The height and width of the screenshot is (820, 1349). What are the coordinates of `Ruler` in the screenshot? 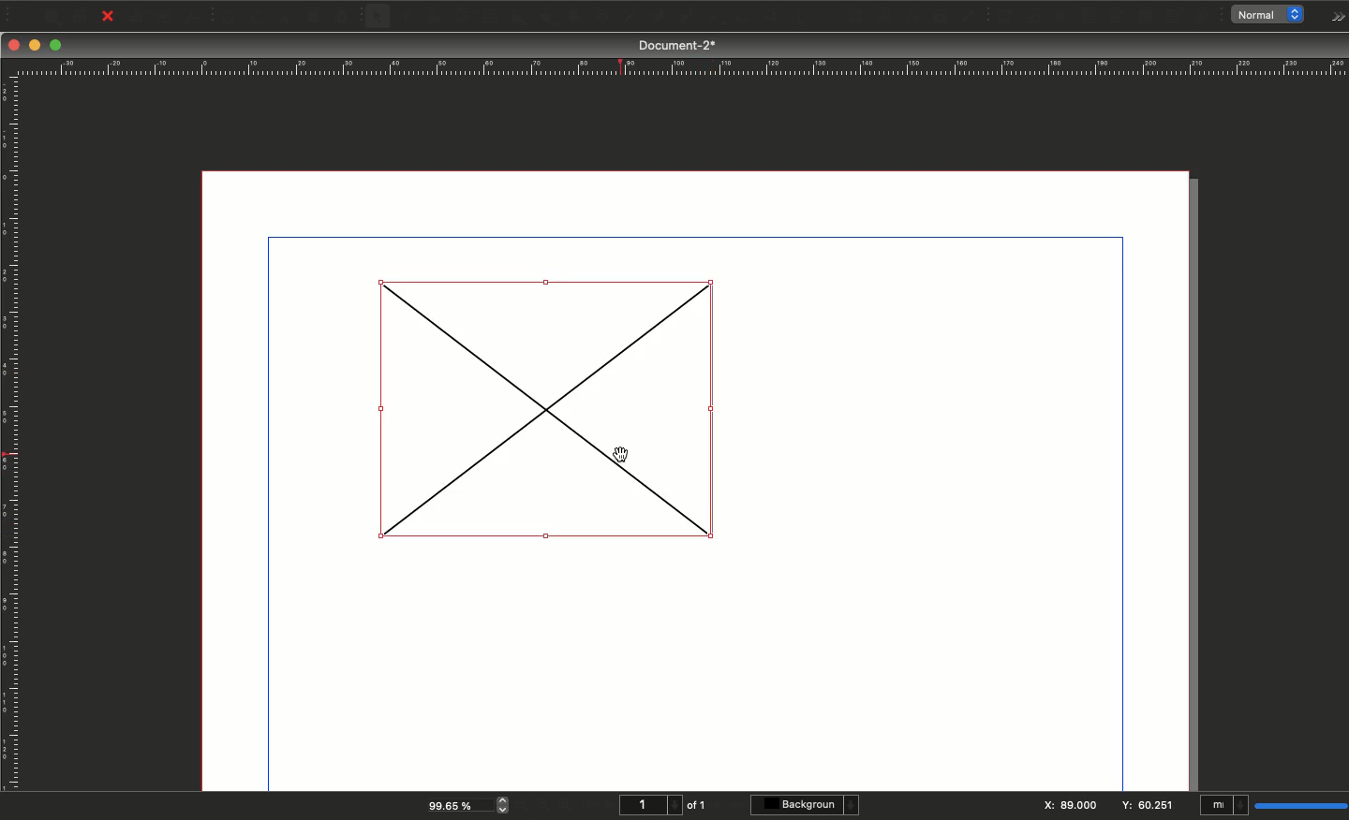 It's located at (679, 67).